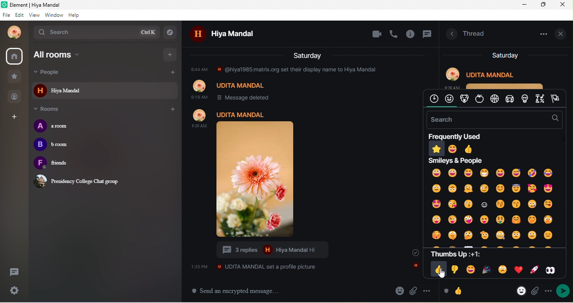 This screenshot has height=303, width=573. I want to click on close, so click(562, 33).